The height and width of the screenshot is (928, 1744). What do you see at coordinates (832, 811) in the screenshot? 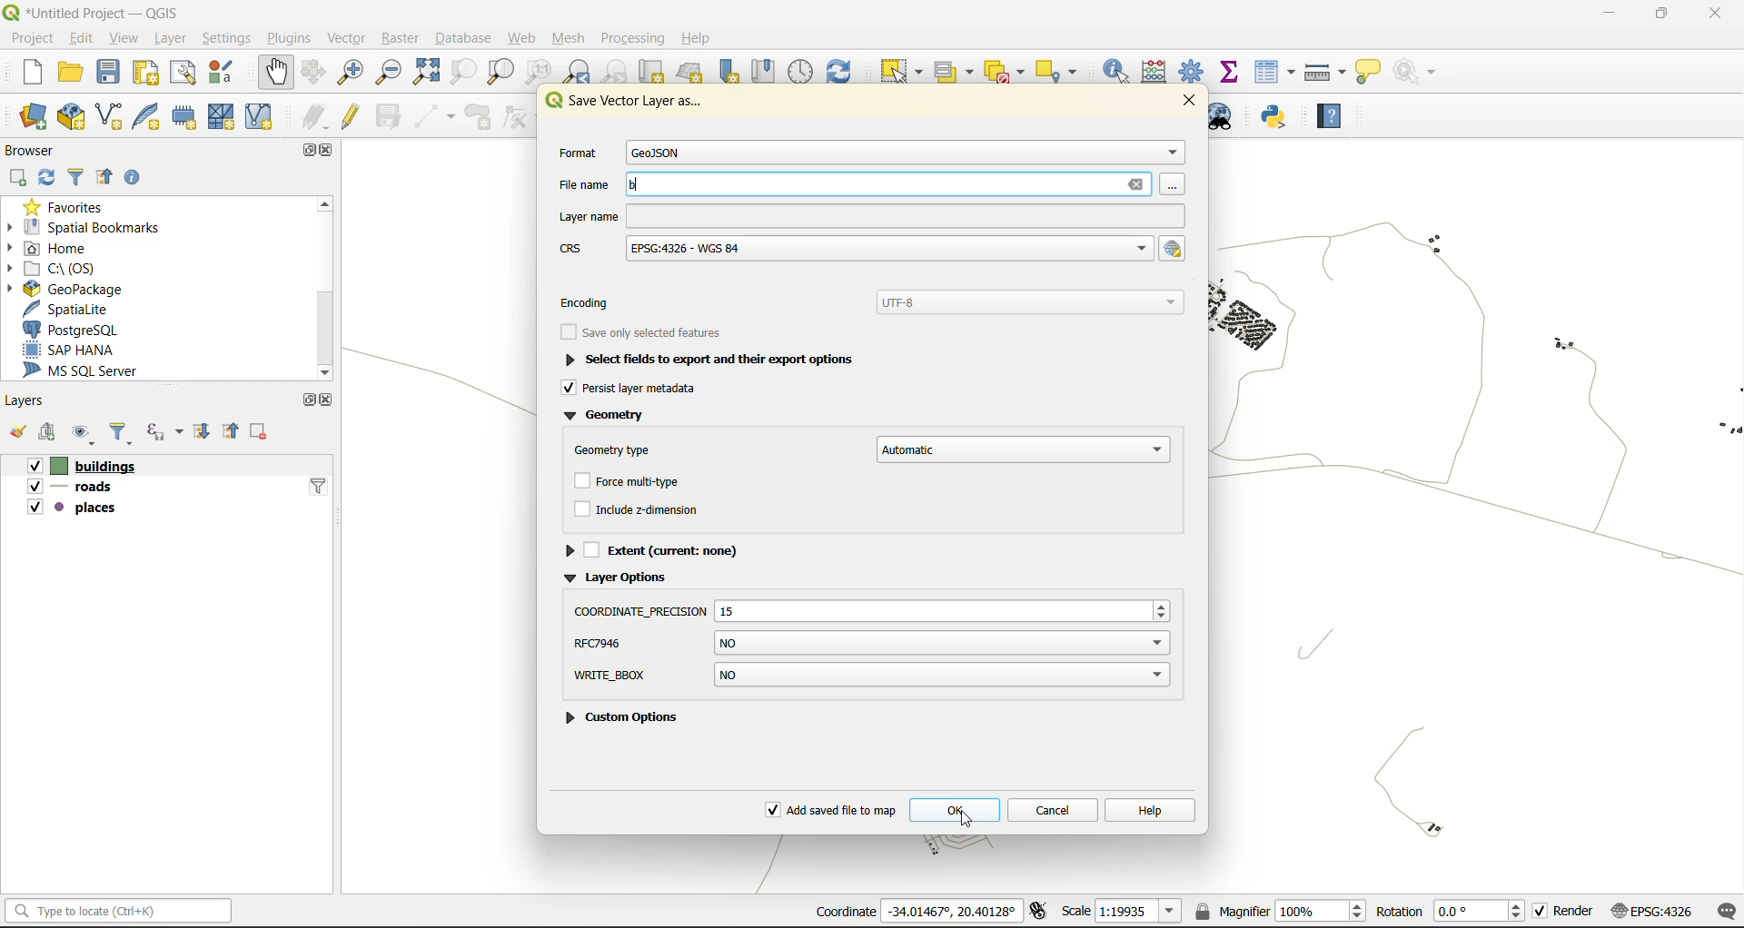
I see `add saved file to map` at bounding box center [832, 811].